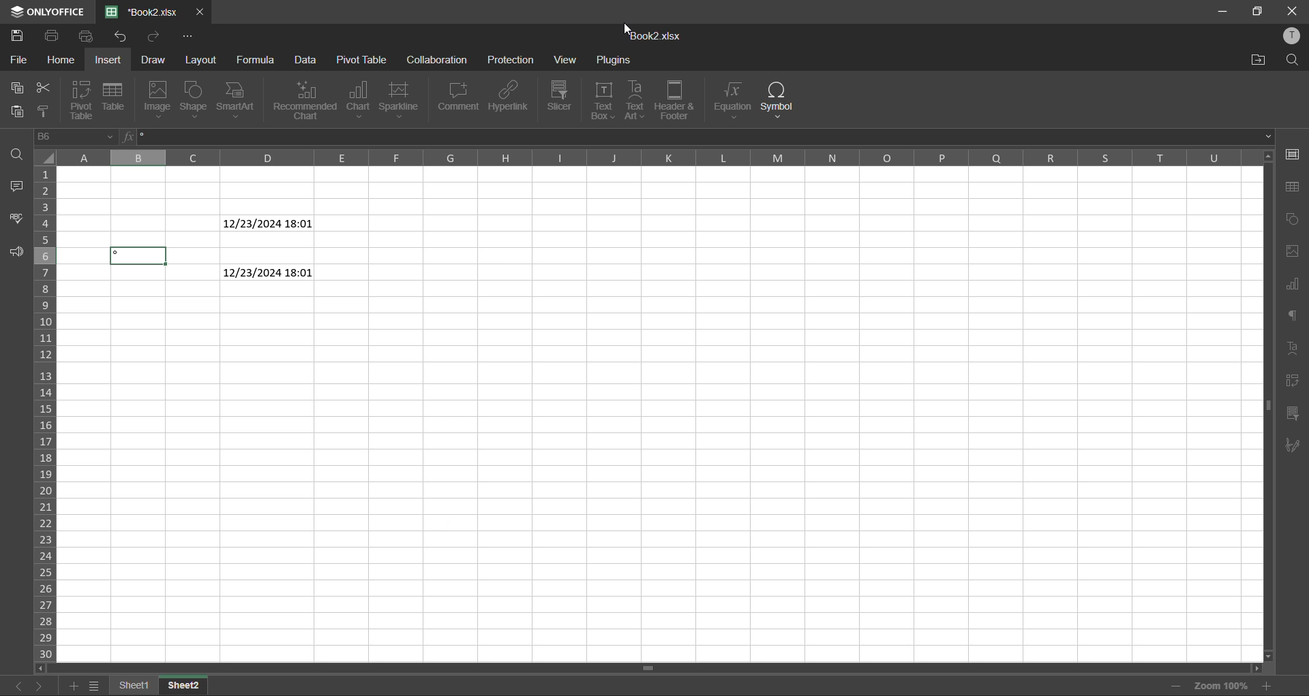  Describe the element at coordinates (1294, 287) in the screenshot. I see `charts` at that location.